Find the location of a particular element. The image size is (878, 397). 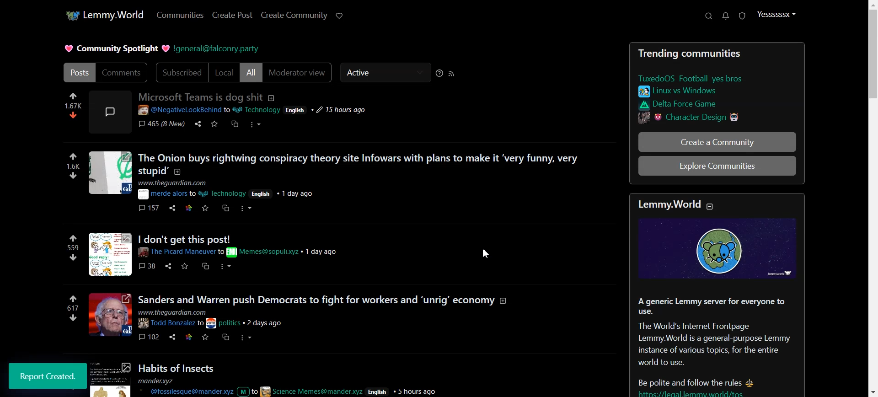

posts is located at coordinates (324, 311).